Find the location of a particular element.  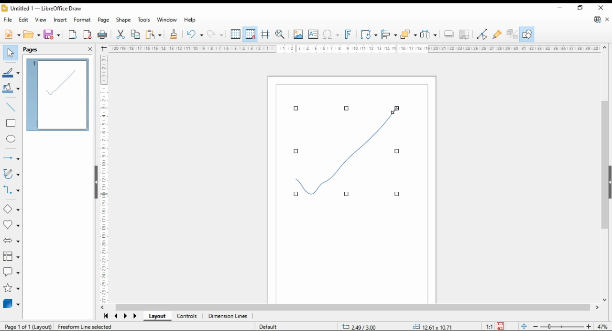

open  is located at coordinates (32, 35).